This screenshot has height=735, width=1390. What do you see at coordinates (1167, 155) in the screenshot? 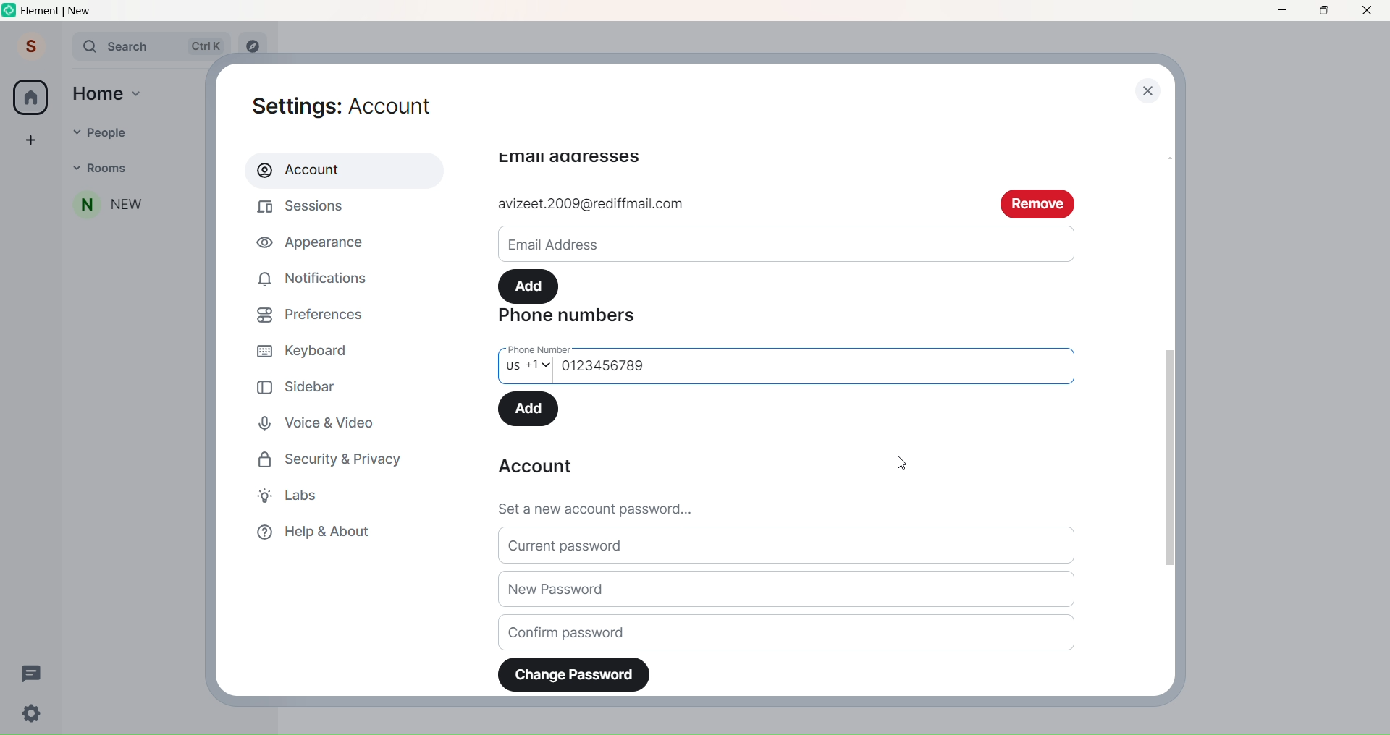
I see `Scroll bar up` at bounding box center [1167, 155].